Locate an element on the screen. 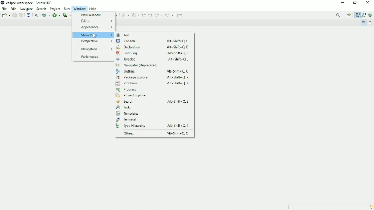 The height and width of the screenshot is (210, 374). Javadoc is located at coordinates (153, 60).